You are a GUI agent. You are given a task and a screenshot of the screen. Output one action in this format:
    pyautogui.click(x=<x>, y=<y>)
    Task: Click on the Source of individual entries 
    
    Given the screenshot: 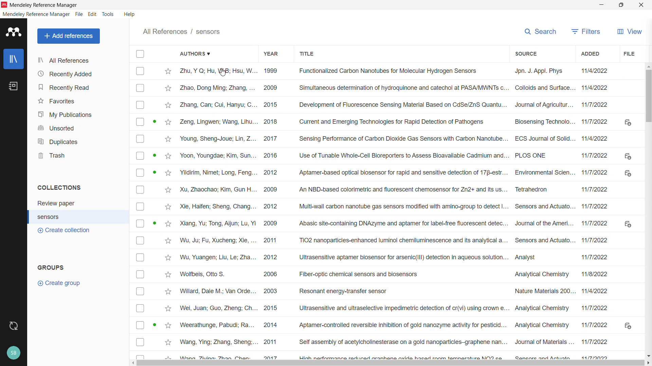 What is the action you would take?
    pyautogui.click(x=544, y=212)
    